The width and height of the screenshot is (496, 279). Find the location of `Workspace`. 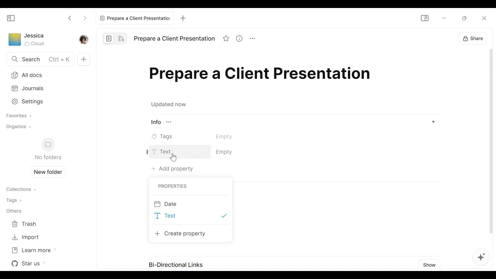

Workspace is located at coordinates (14, 41).